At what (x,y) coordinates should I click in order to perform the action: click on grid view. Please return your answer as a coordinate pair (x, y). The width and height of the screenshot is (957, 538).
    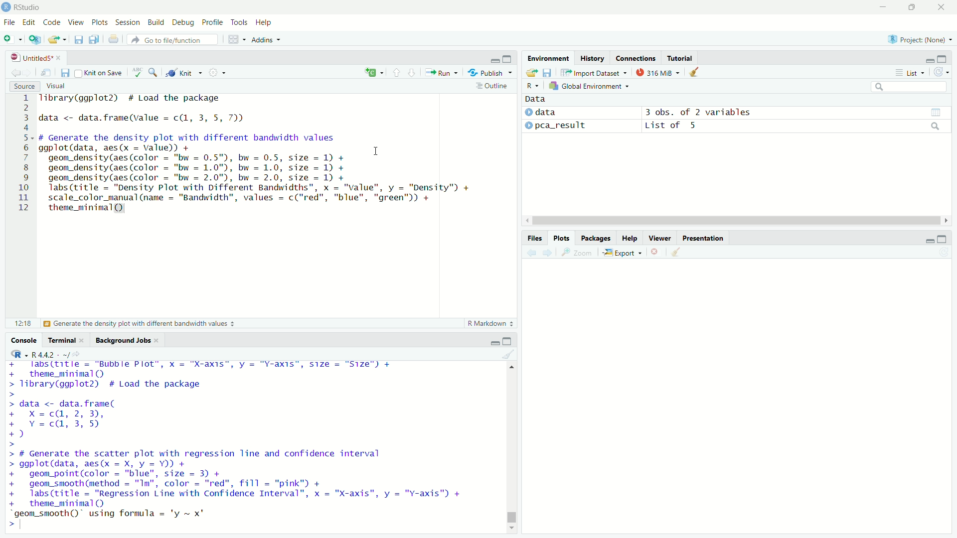
    Looking at the image, I should click on (936, 113).